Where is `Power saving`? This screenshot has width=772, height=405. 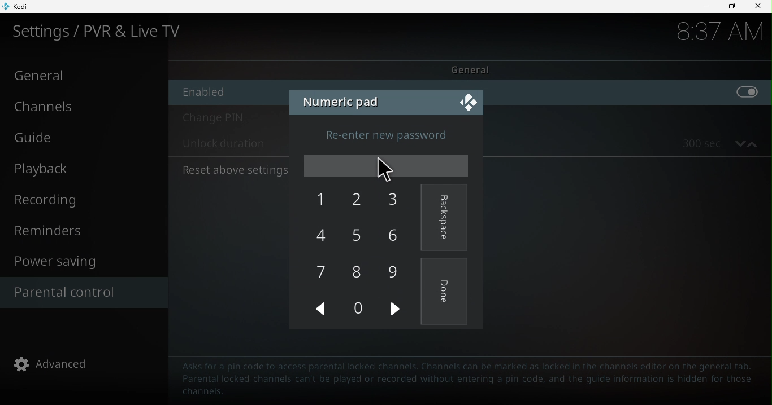 Power saving is located at coordinates (84, 262).